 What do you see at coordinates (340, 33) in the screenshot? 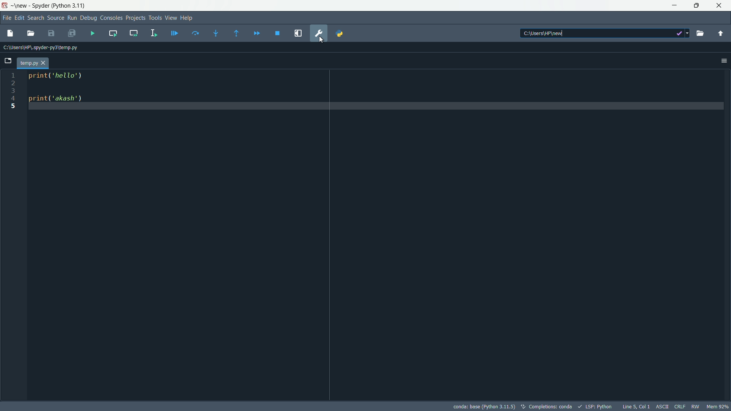
I see `python path manager` at bounding box center [340, 33].